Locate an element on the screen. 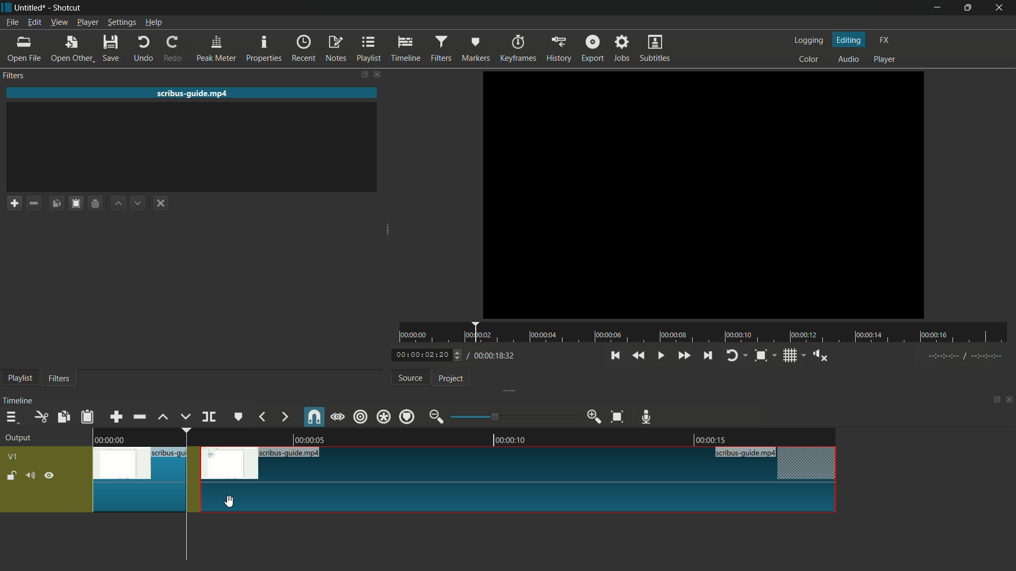 This screenshot has height=571, width=1016. add a filter is located at coordinates (14, 203).